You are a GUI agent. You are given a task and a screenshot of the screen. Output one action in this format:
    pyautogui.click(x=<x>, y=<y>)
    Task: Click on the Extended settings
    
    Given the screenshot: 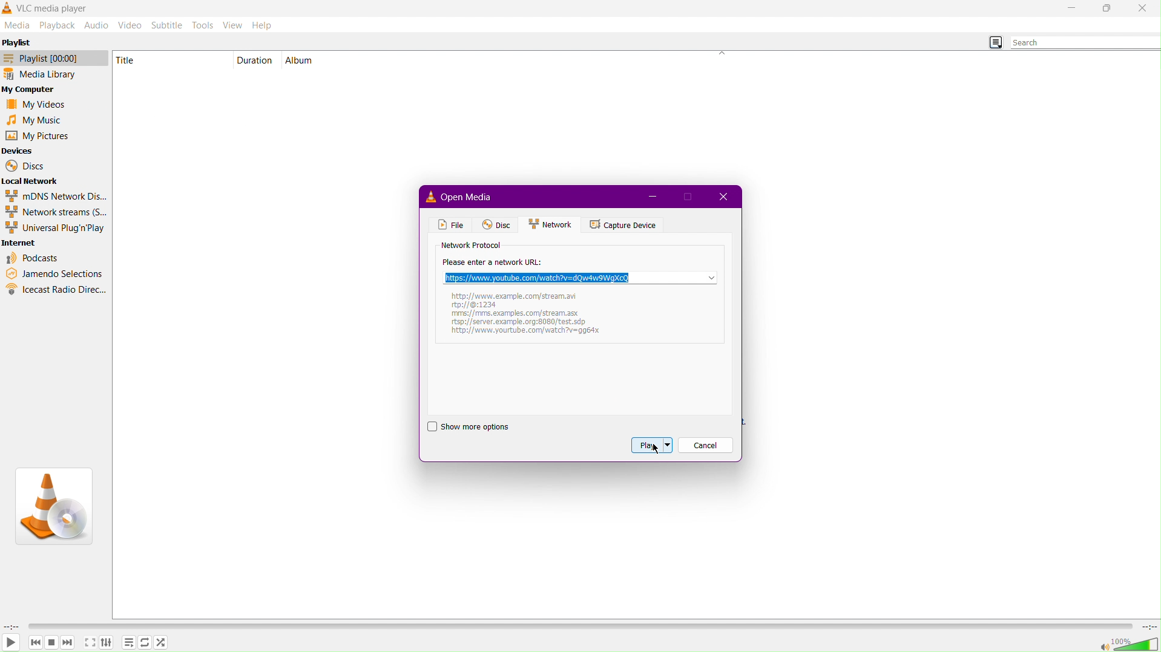 What is the action you would take?
    pyautogui.click(x=108, y=642)
    